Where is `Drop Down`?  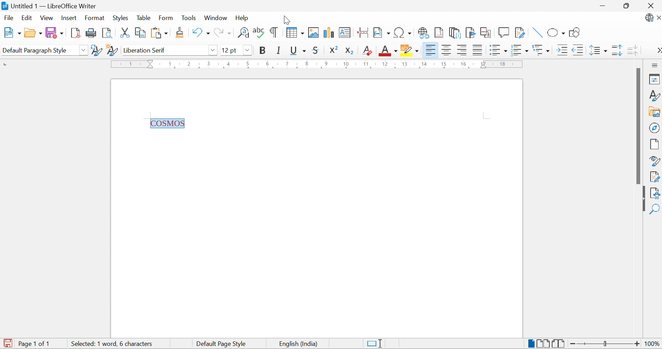
Drop Down is located at coordinates (248, 50).